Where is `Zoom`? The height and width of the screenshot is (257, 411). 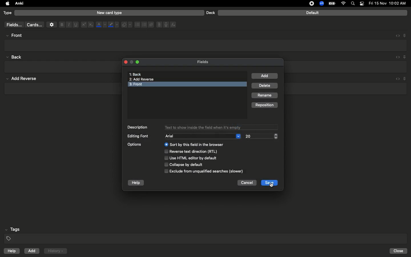
Zoom is located at coordinates (321, 4).